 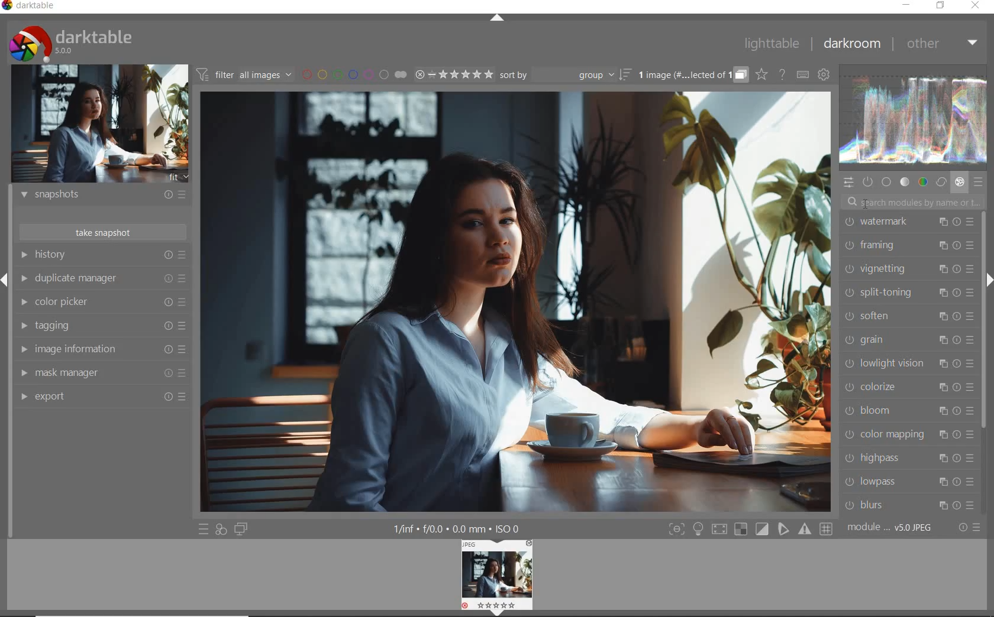 I want to click on tagging, so click(x=100, y=325).